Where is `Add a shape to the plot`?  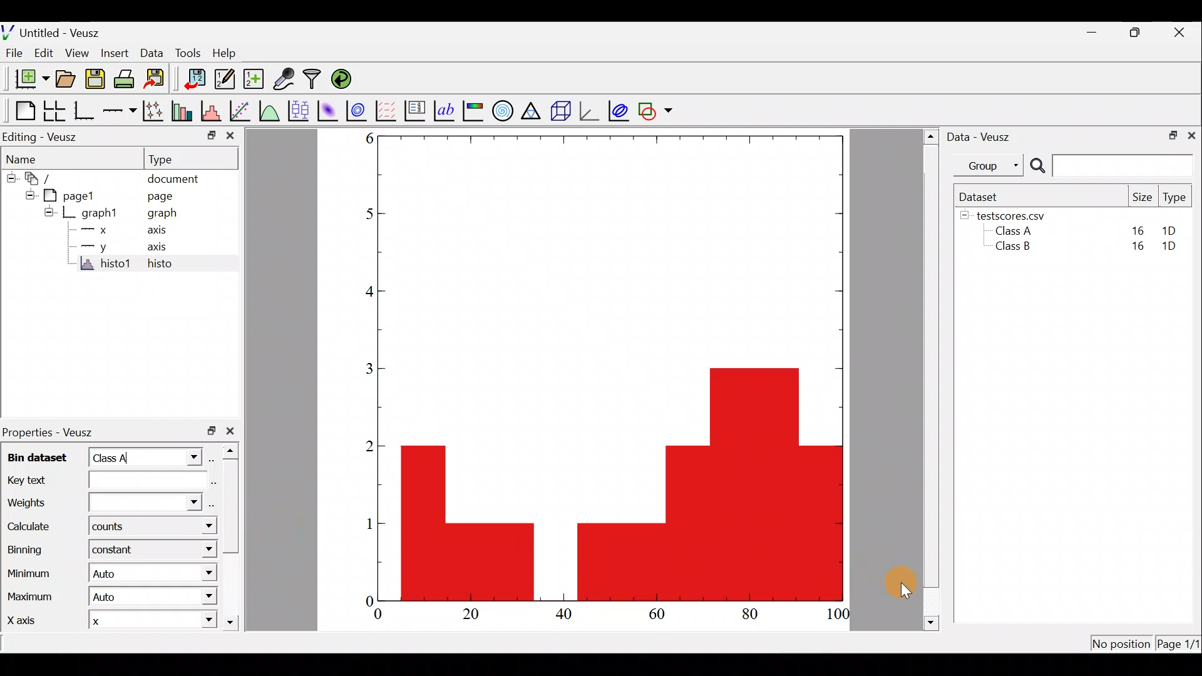 Add a shape to the plot is located at coordinates (658, 111).